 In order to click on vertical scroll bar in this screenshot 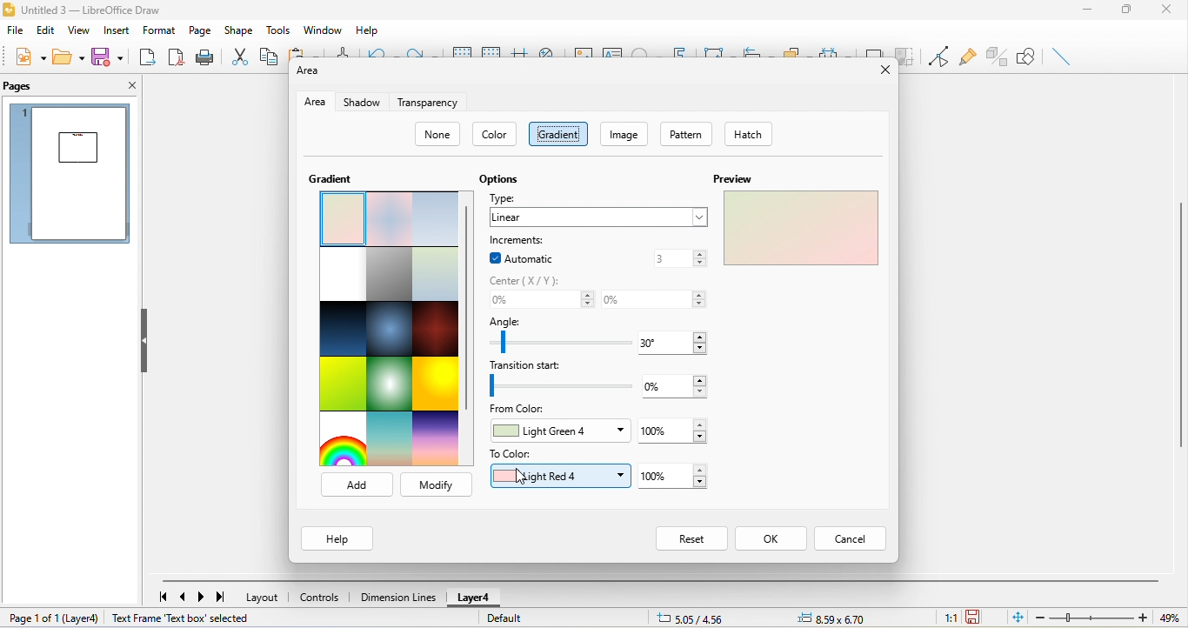, I will do `click(1180, 324)`.